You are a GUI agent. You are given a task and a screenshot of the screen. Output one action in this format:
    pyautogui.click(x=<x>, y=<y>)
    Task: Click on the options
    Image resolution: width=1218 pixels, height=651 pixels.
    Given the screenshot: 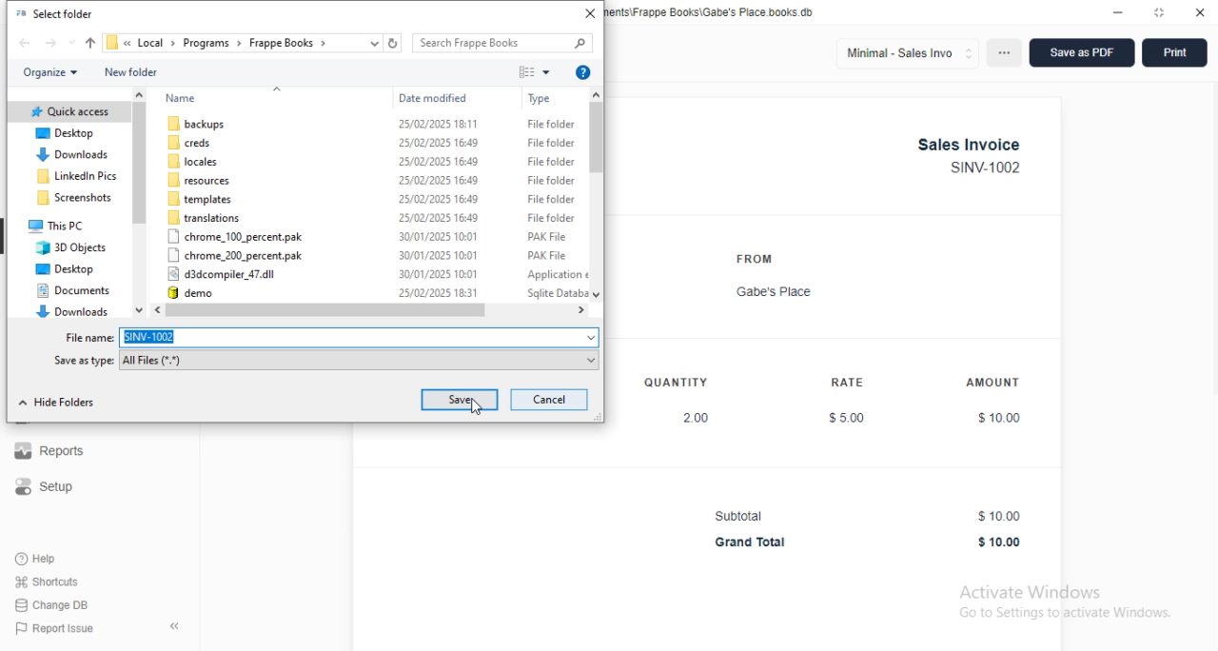 What is the action you would take?
    pyautogui.click(x=1004, y=52)
    